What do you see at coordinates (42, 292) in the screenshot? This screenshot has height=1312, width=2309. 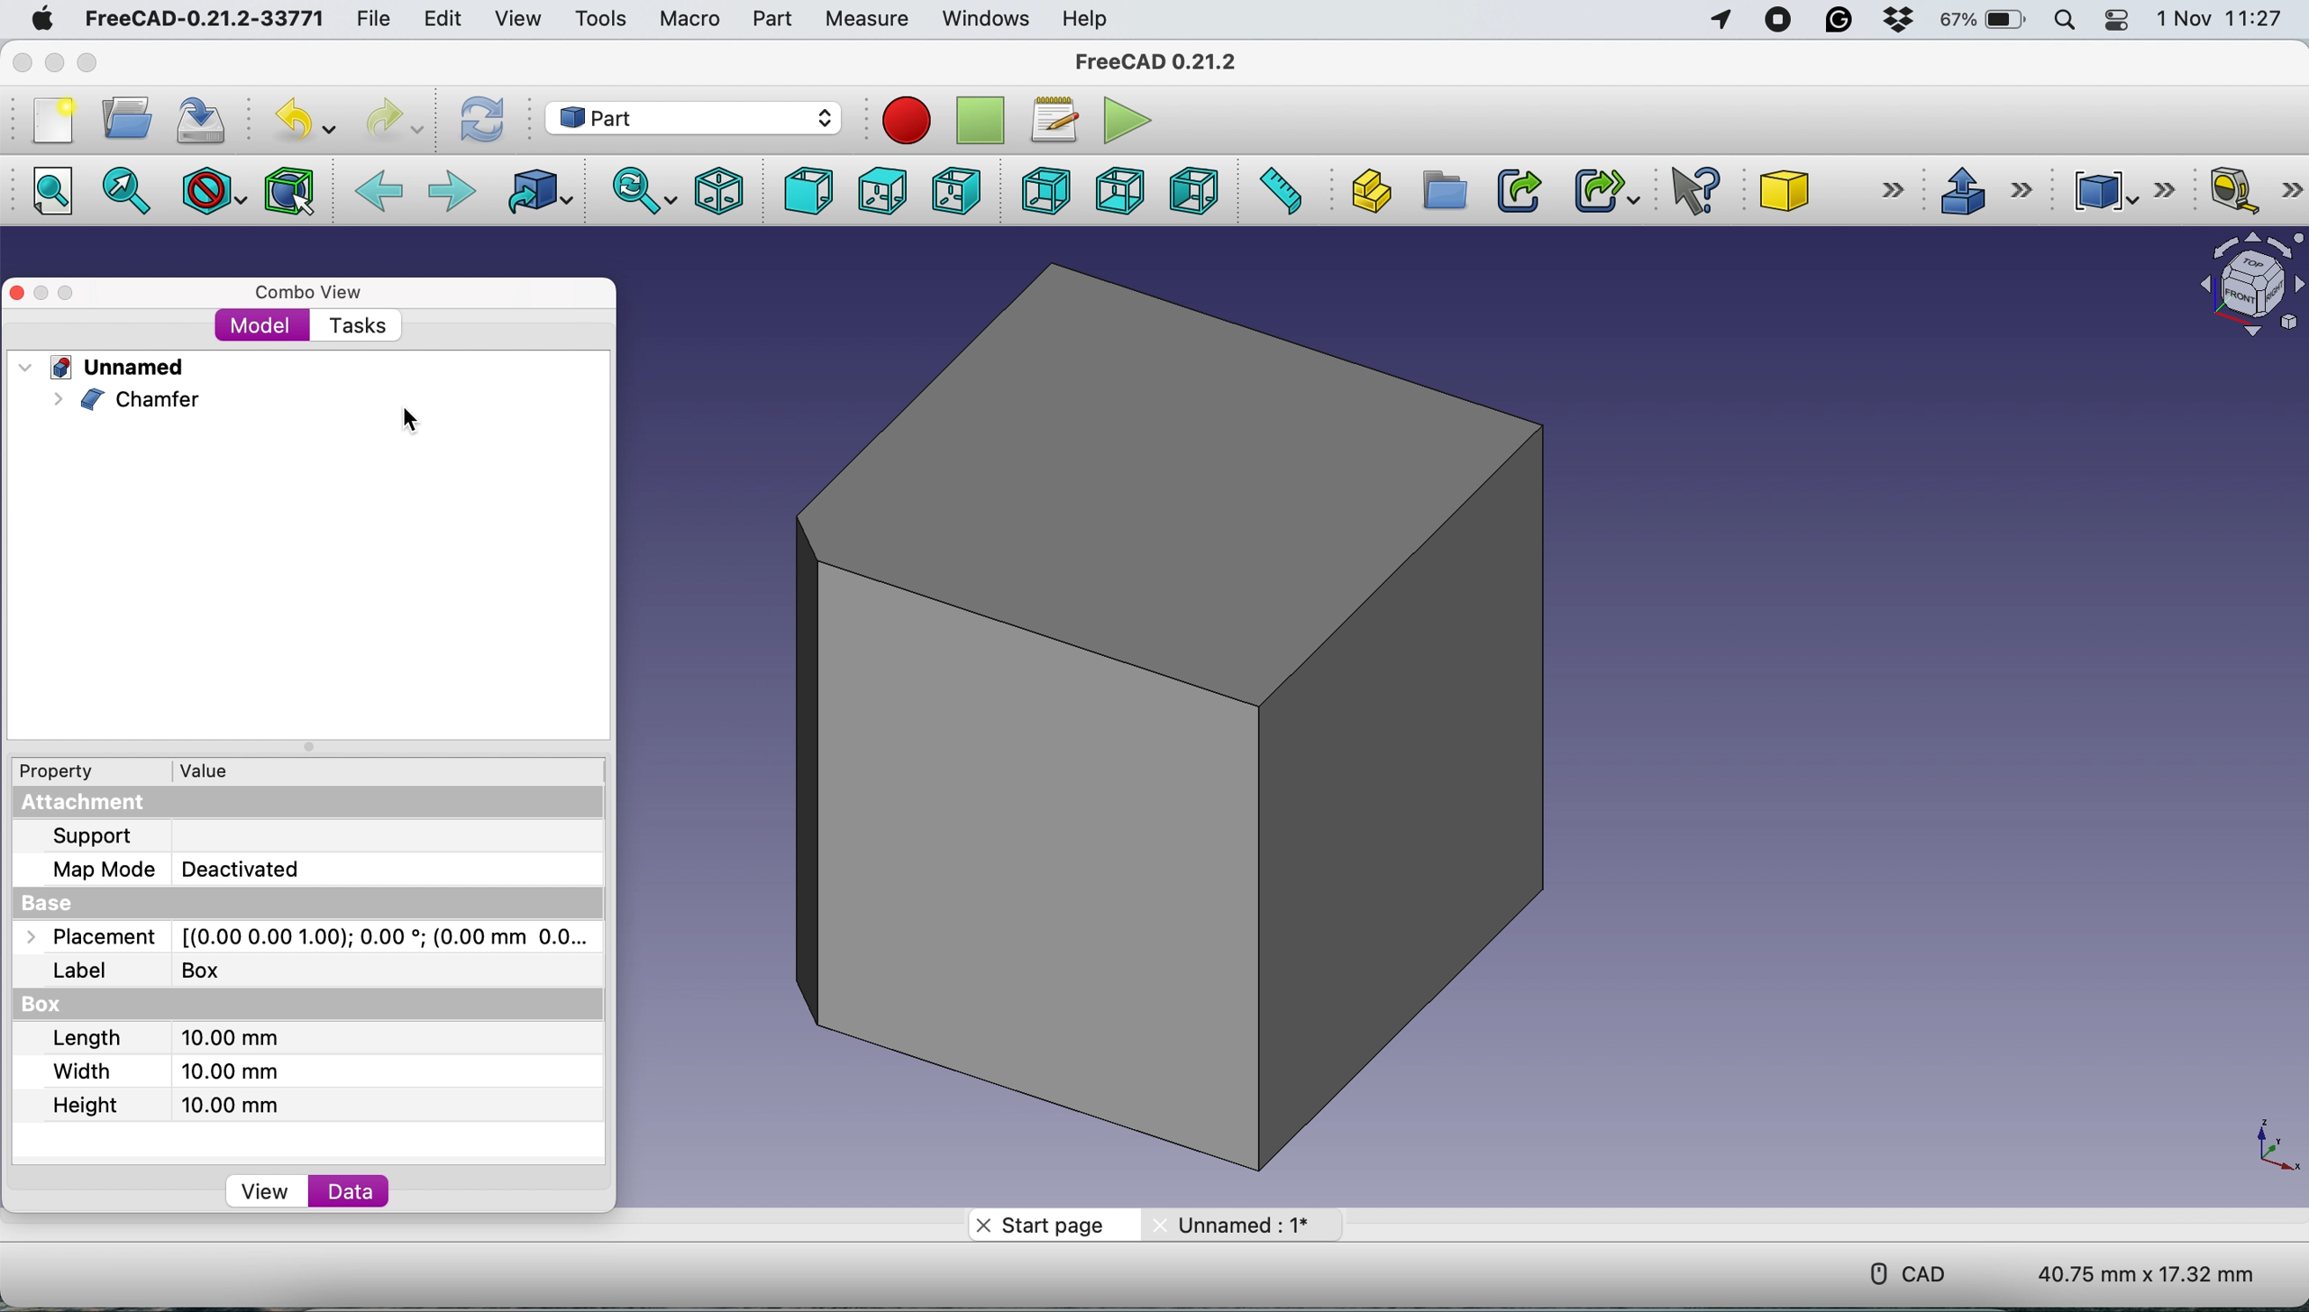 I see `minimise` at bounding box center [42, 292].